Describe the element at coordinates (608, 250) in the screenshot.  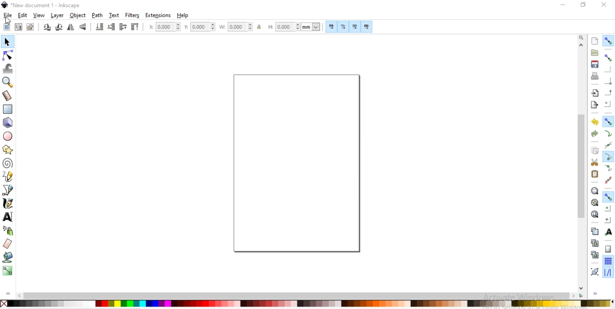
I see `snap to page border` at that location.